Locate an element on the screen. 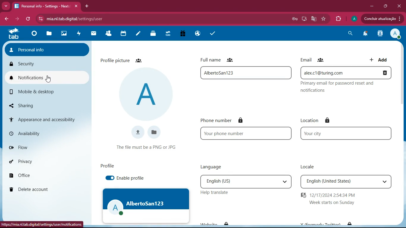 This screenshot has width=406, height=228. maximize is located at coordinates (385, 6).